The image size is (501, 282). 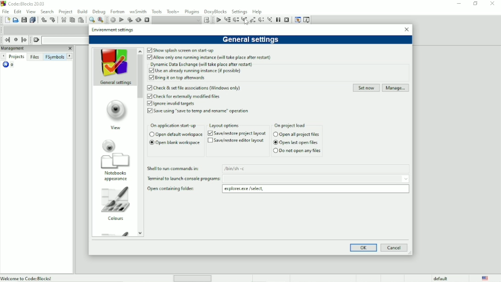 I want to click on View, so click(x=31, y=11).